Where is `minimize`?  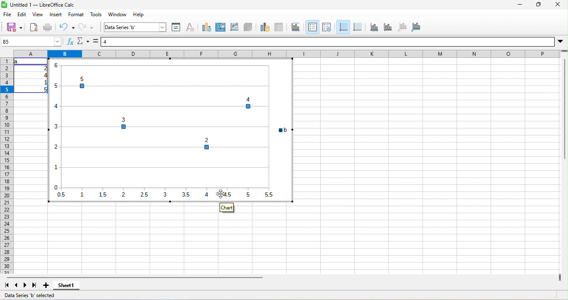 minimize is located at coordinates (520, 5).